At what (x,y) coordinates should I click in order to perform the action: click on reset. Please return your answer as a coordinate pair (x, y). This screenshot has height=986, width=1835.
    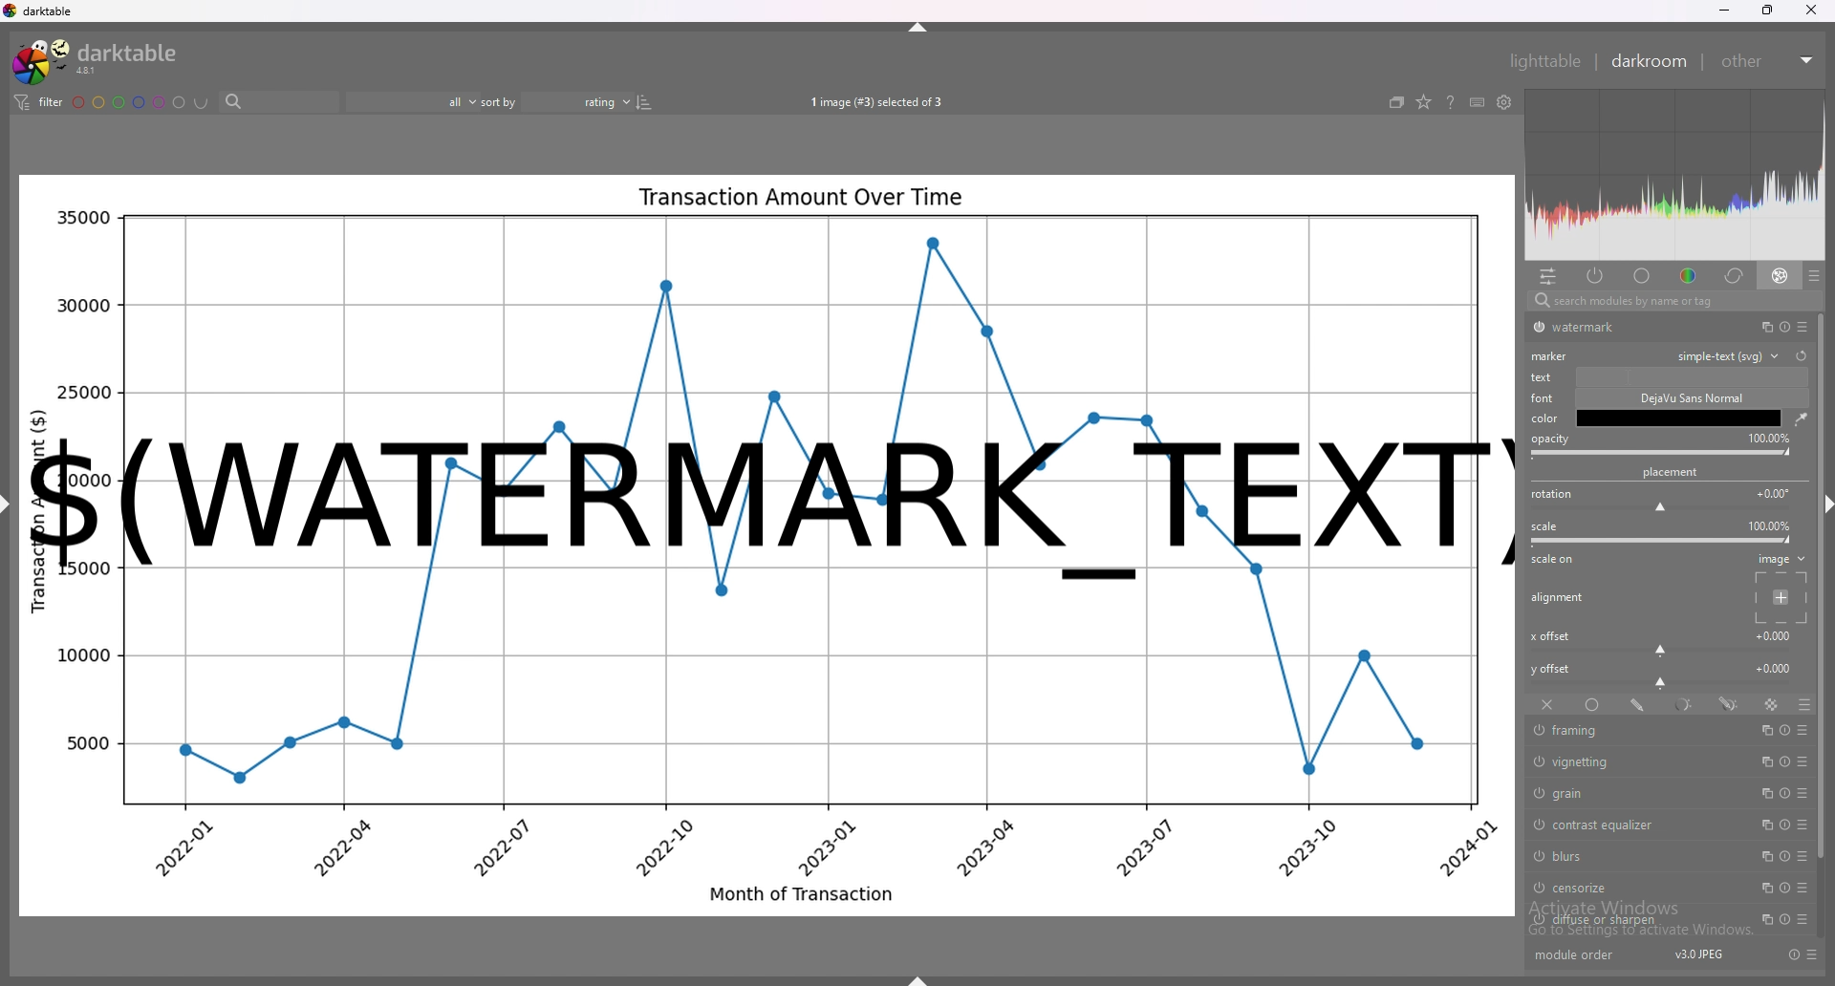
    Looking at the image, I should click on (1781, 918).